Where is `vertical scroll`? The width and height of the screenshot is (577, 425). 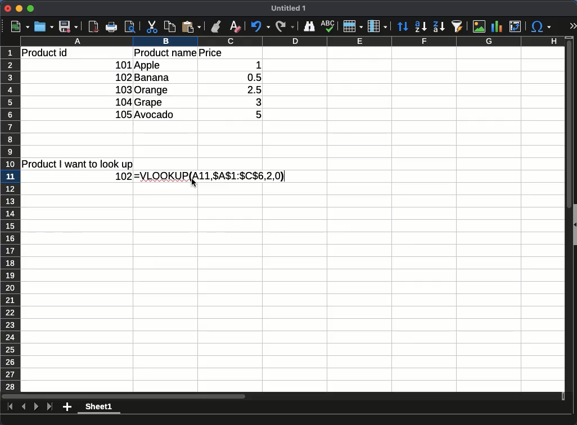
vertical scroll is located at coordinates (569, 214).